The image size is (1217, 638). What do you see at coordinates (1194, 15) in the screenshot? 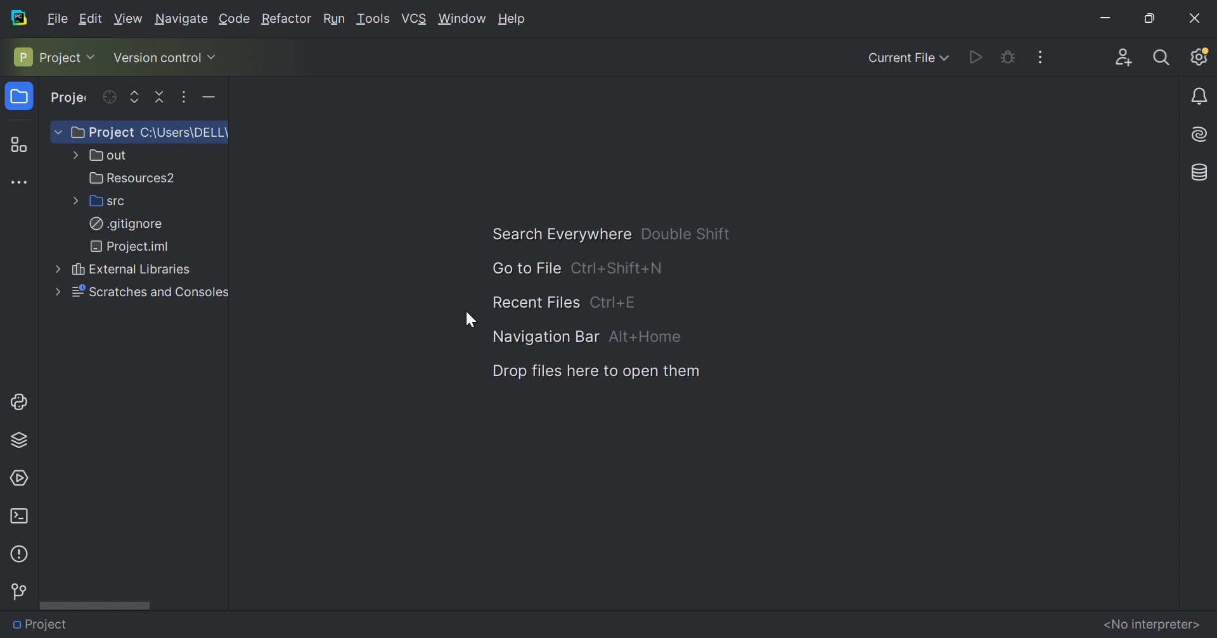
I see `Close` at bounding box center [1194, 15].